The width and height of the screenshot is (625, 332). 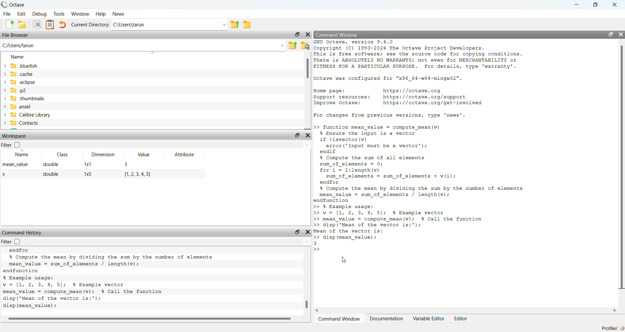 I want to click on help, so click(x=101, y=14).